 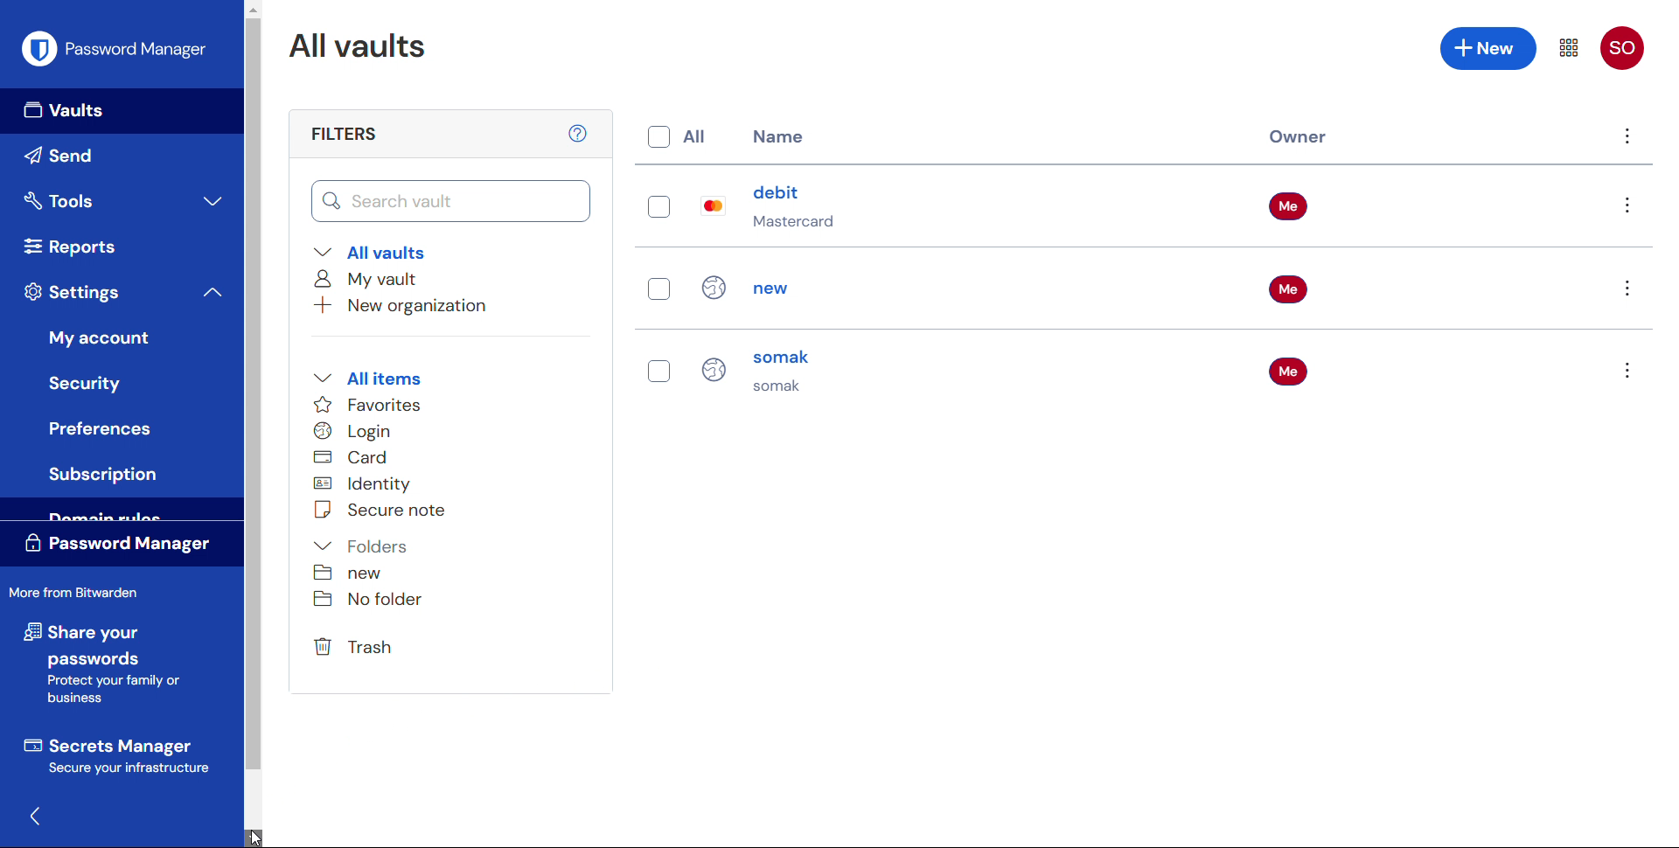 What do you see at coordinates (659, 292) in the screenshot?
I see `Select individual entries ` at bounding box center [659, 292].